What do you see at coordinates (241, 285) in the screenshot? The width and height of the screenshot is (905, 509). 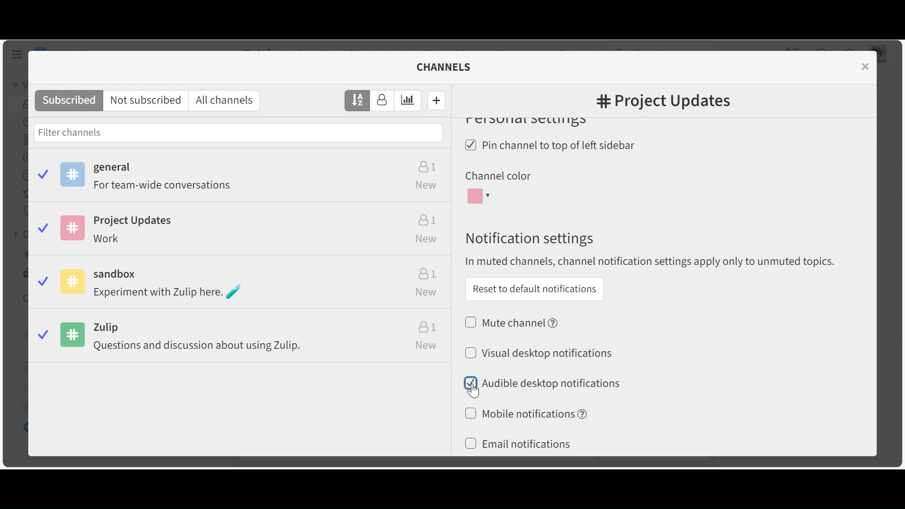 I see `Sandbox` at bounding box center [241, 285].